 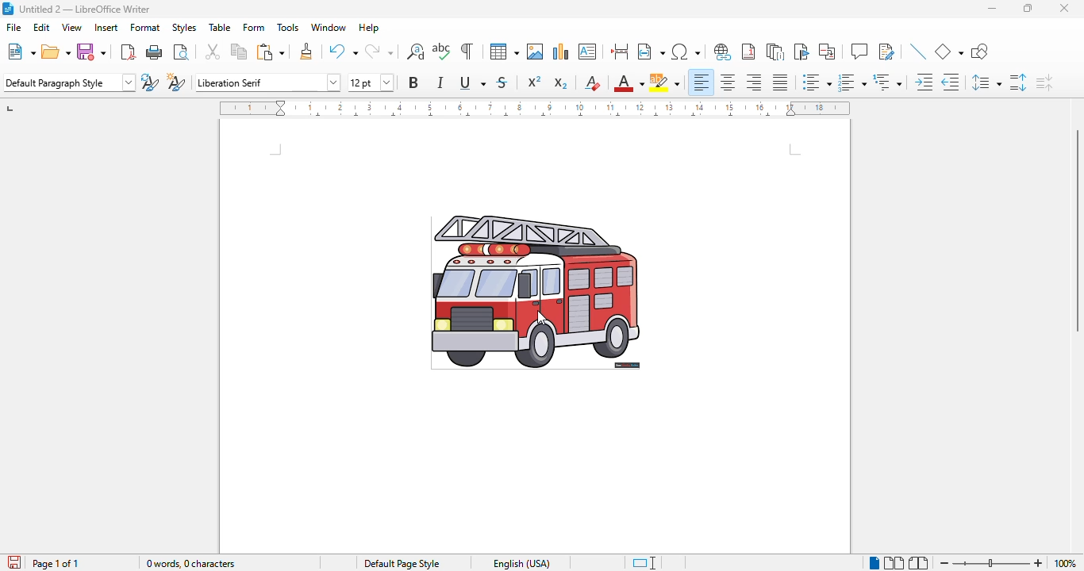 What do you see at coordinates (918, 563) in the screenshot?
I see `book view` at bounding box center [918, 563].